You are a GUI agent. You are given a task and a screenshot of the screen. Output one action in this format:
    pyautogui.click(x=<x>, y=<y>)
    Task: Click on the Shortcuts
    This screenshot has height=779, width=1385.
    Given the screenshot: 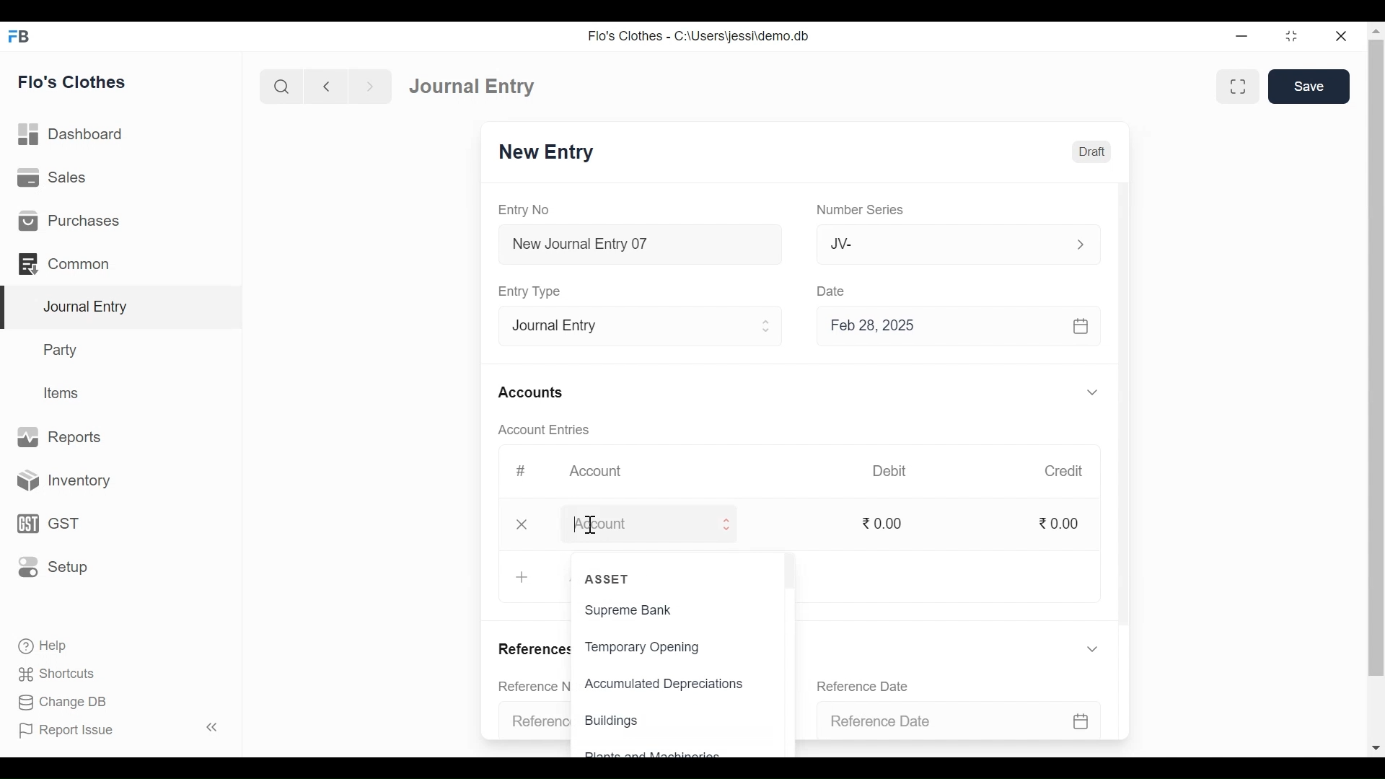 What is the action you would take?
    pyautogui.click(x=65, y=672)
    